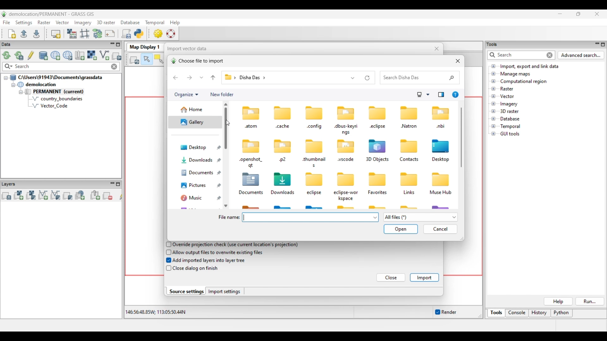  Describe the element at coordinates (251, 163) in the screenshot. I see `-openshot_
at` at that location.